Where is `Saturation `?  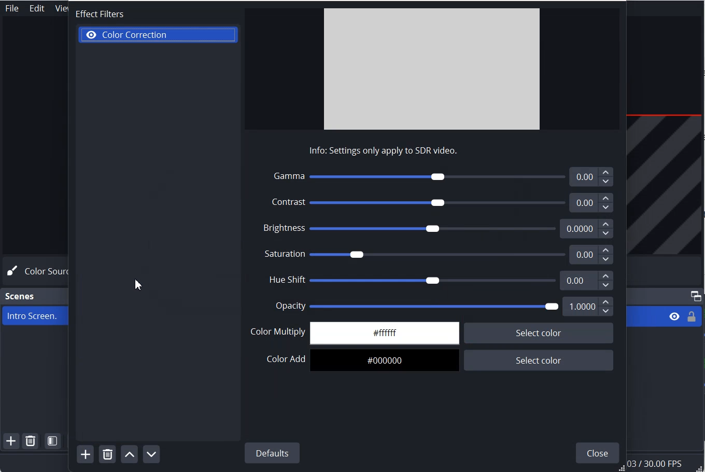
Saturation  is located at coordinates (440, 255).